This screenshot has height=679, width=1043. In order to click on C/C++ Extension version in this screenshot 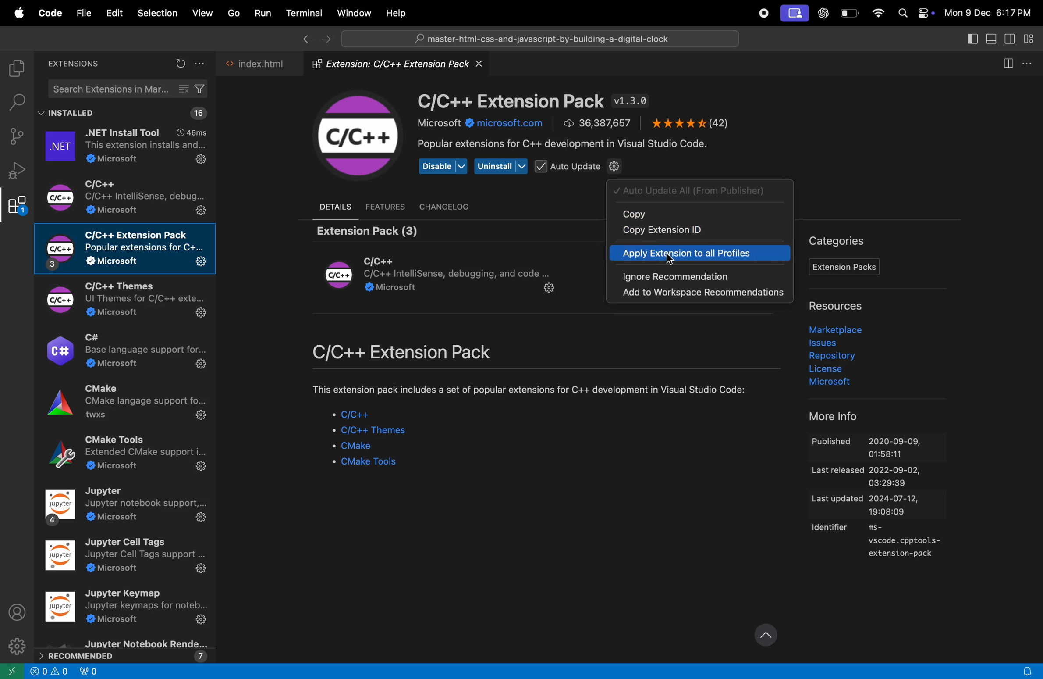, I will do `click(534, 102)`.